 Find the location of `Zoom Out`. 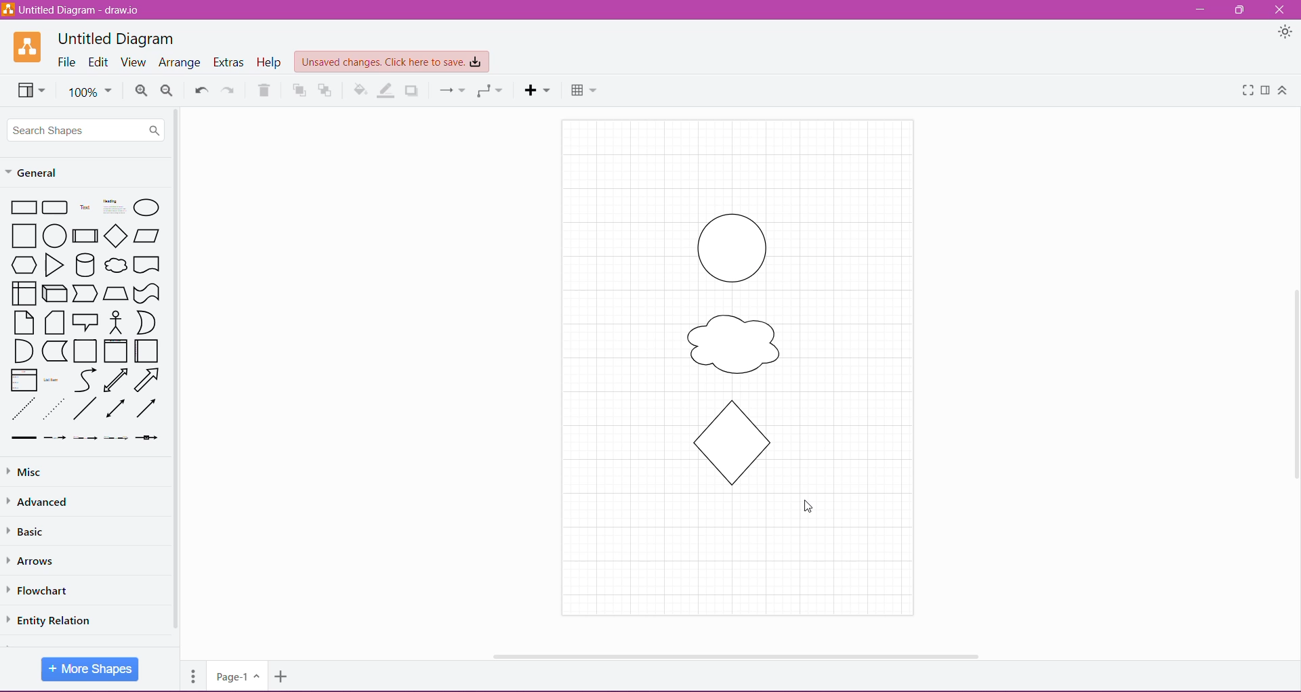

Zoom Out is located at coordinates (167, 91).